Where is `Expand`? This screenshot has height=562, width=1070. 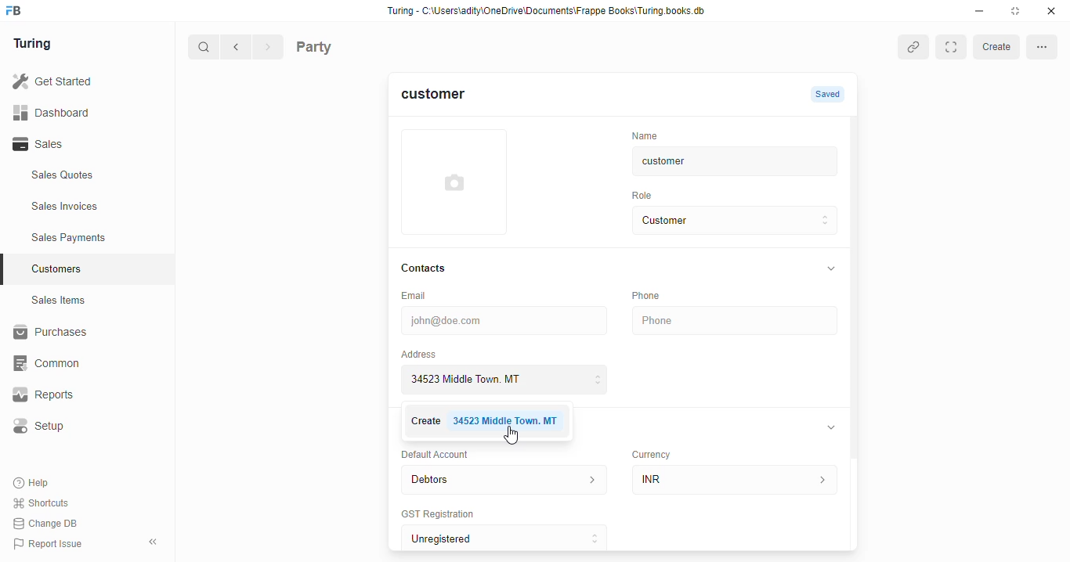
Expand is located at coordinates (950, 47).